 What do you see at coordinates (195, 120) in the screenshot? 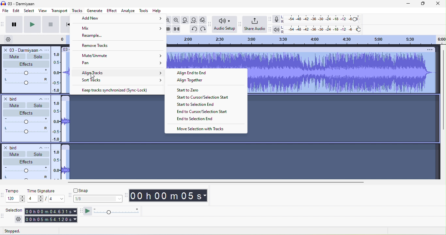
I see `end to selection end` at bounding box center [195, 120].